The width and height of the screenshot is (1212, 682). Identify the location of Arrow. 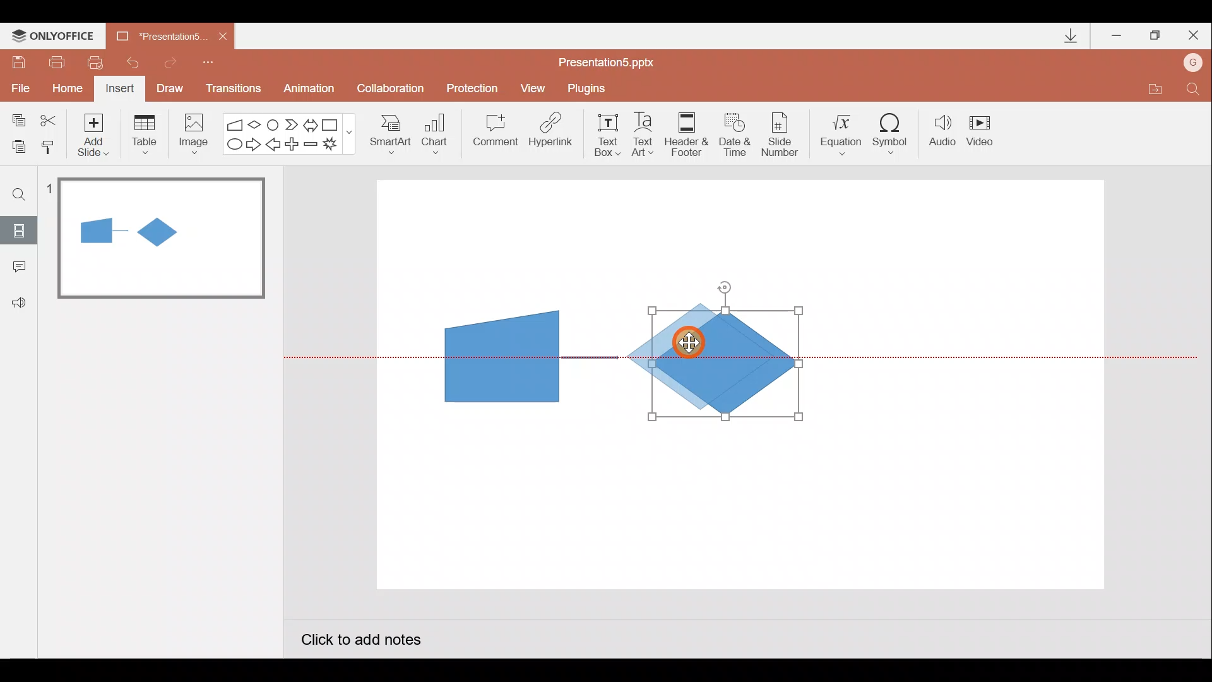
(590, 357).